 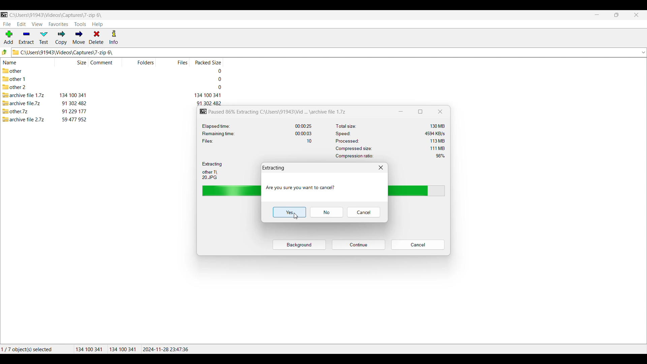 I want to click on Extracting, so click(x=212, y=164).